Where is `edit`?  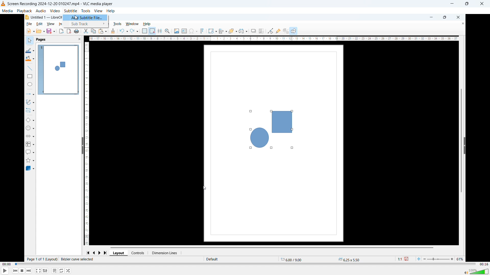 edit is located at coordinates (39, 24).